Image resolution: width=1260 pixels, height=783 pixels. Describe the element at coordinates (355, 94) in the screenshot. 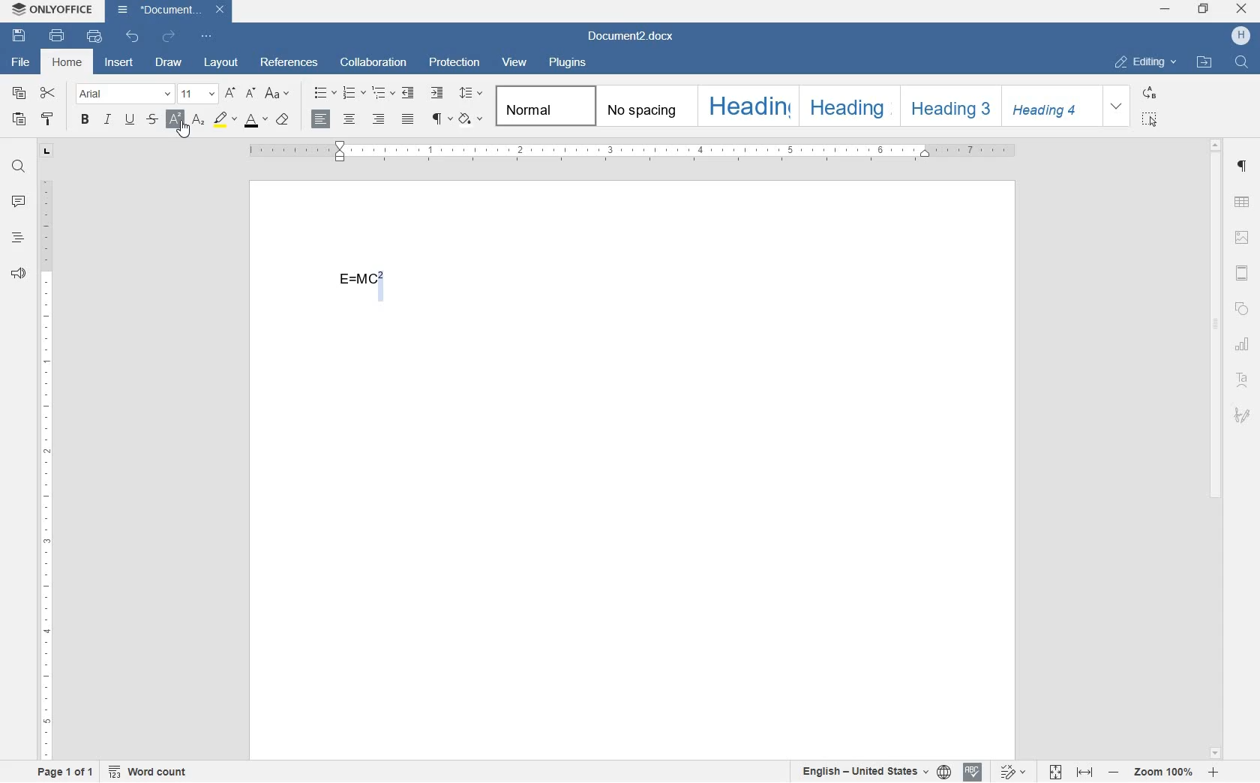

I see `numbering` at that location.